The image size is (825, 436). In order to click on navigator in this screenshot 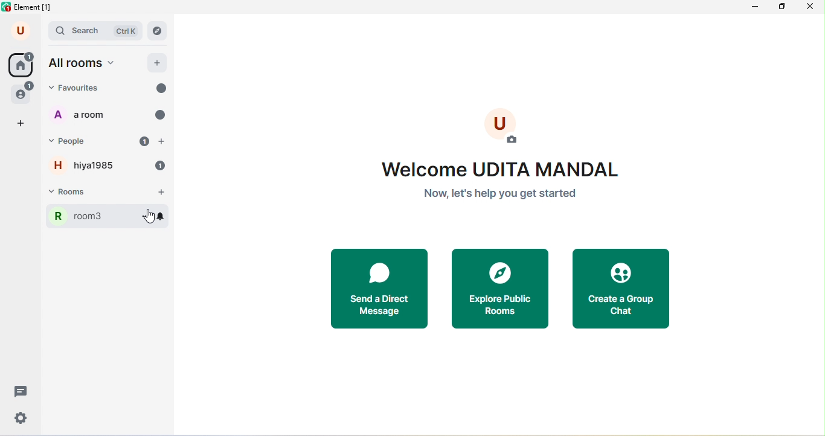, I will do `click(157, 31)`.